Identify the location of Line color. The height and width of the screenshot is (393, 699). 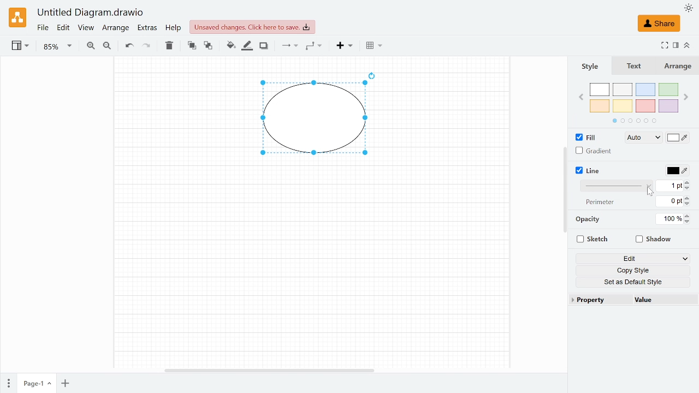
(678, 171).